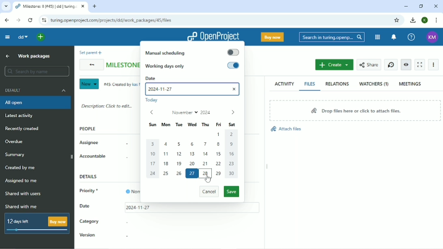 This screenshot has height=249, width=443. I want to click on Accountable, so click(93, 156).